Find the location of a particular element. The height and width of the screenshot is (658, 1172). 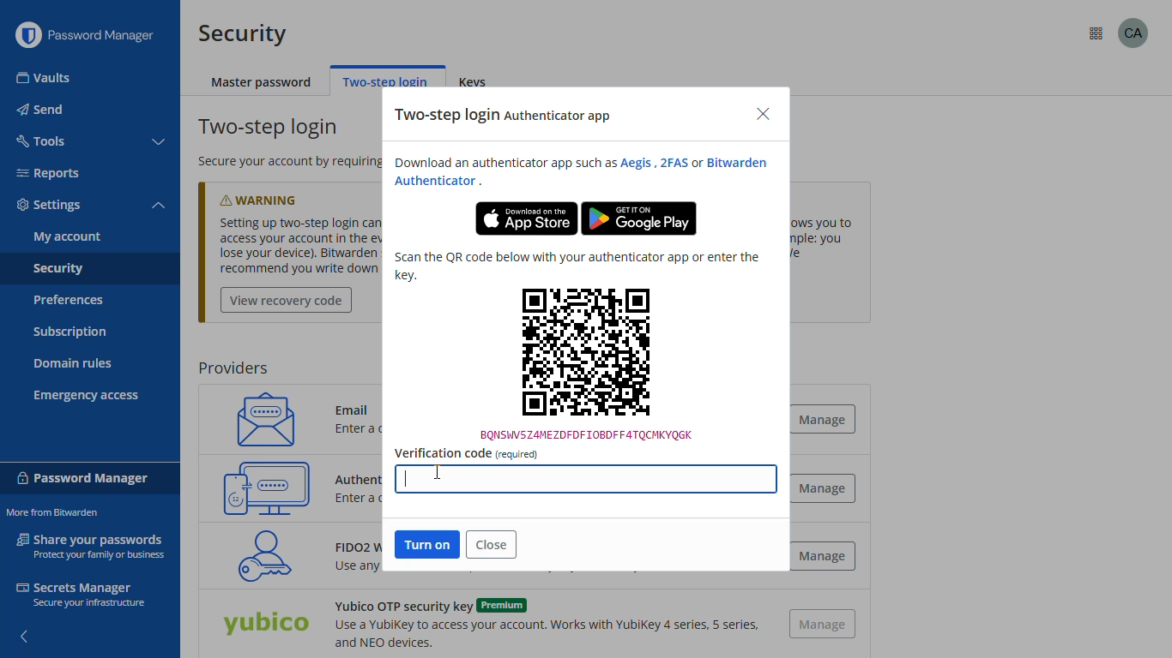

password manager is located at coordinates (83, 476).